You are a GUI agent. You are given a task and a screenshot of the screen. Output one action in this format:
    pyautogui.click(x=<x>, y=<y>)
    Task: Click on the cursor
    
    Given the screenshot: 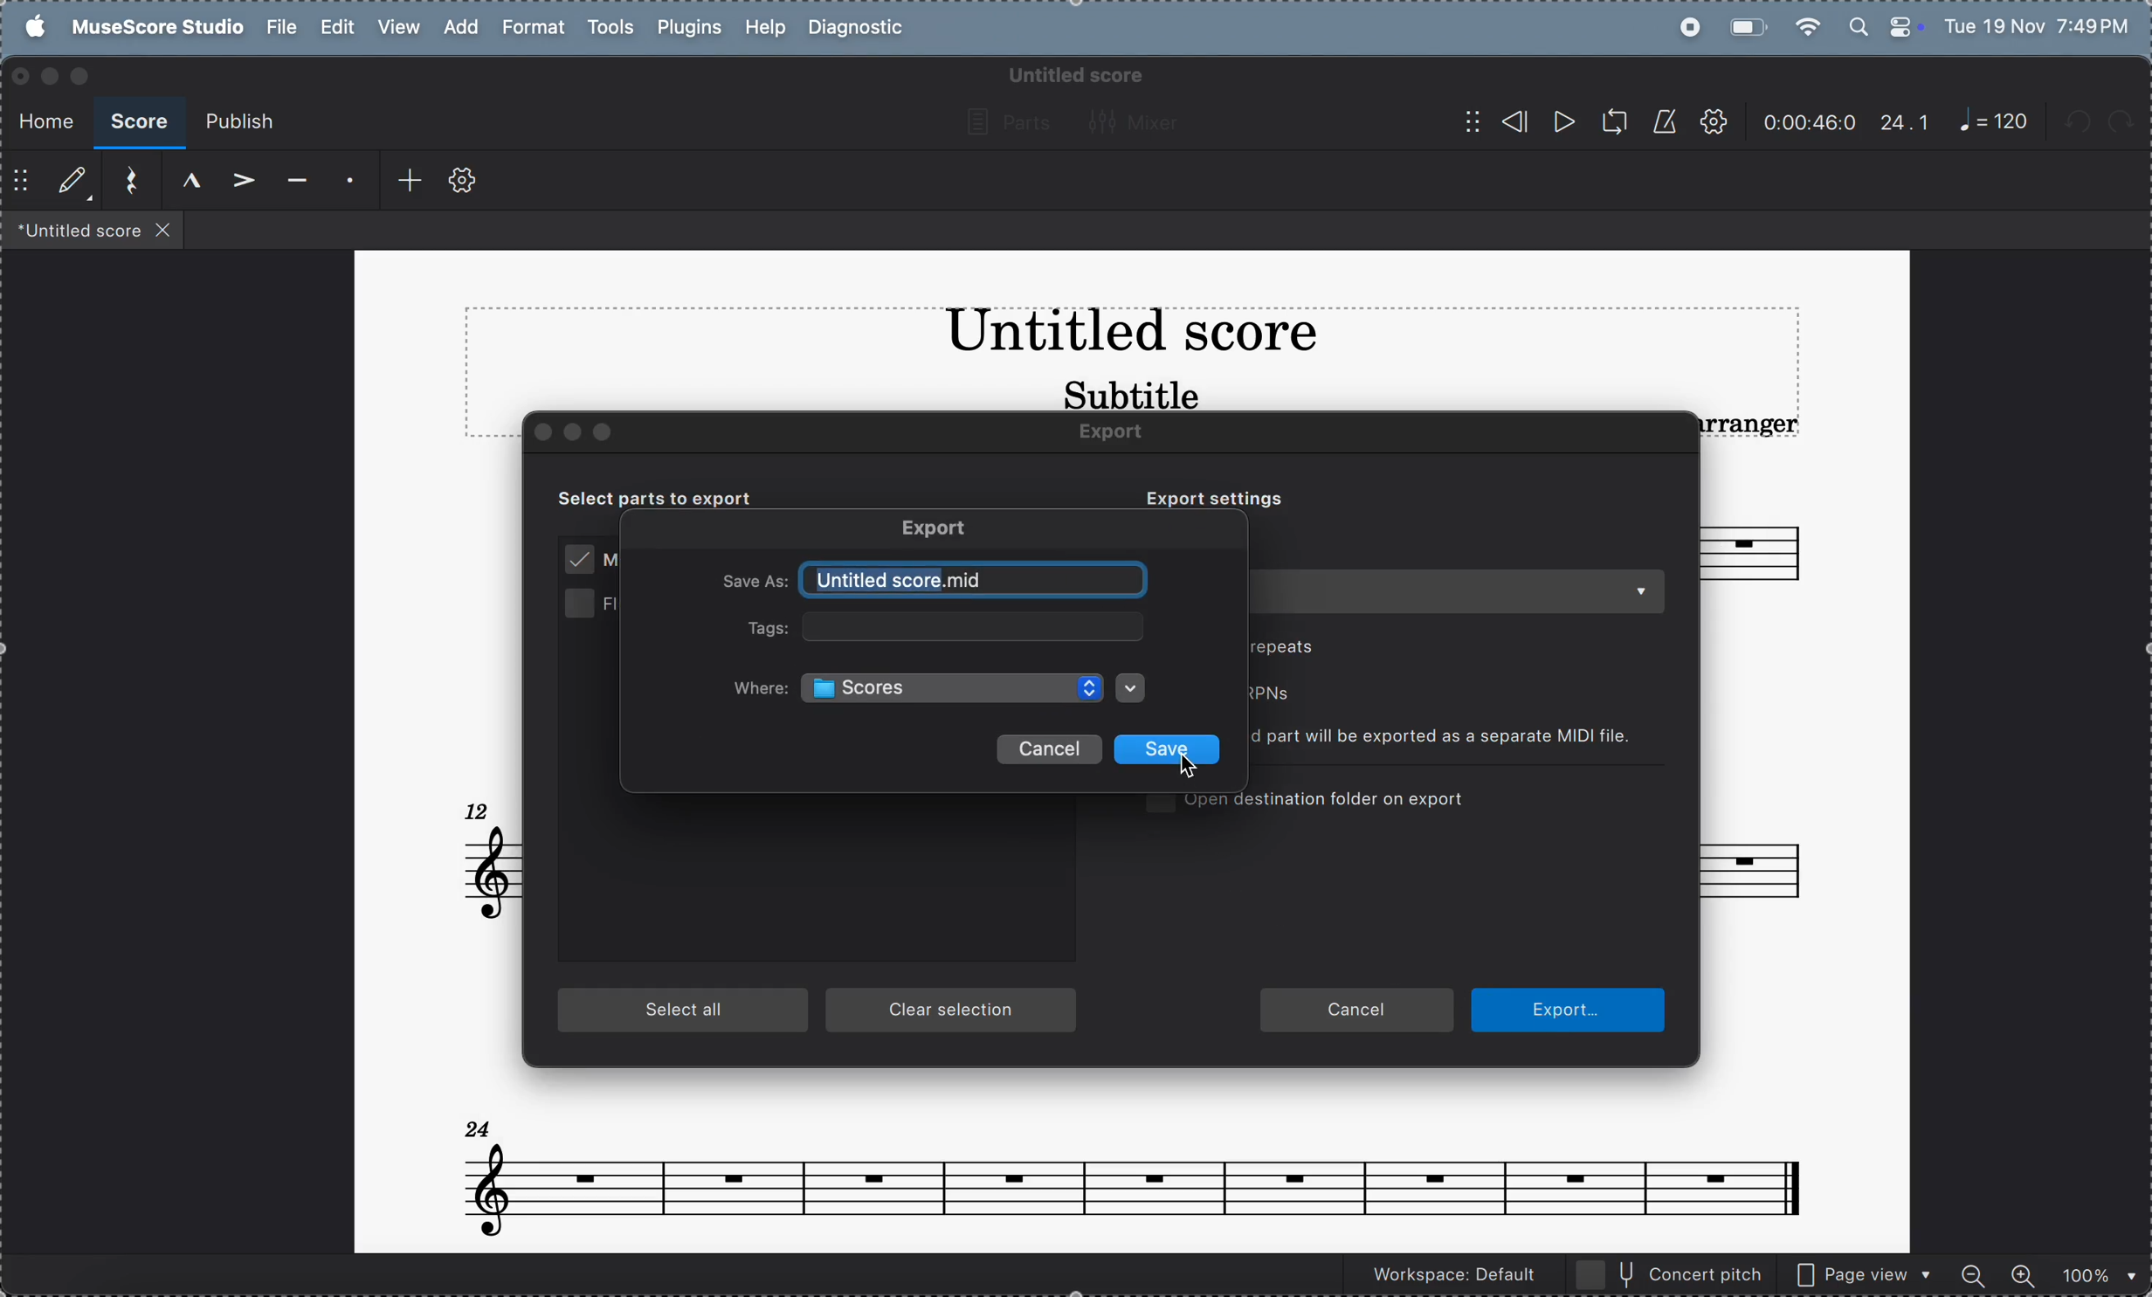 What is the action you would take?
    pyautogui.click(x=1194, y=773)
    